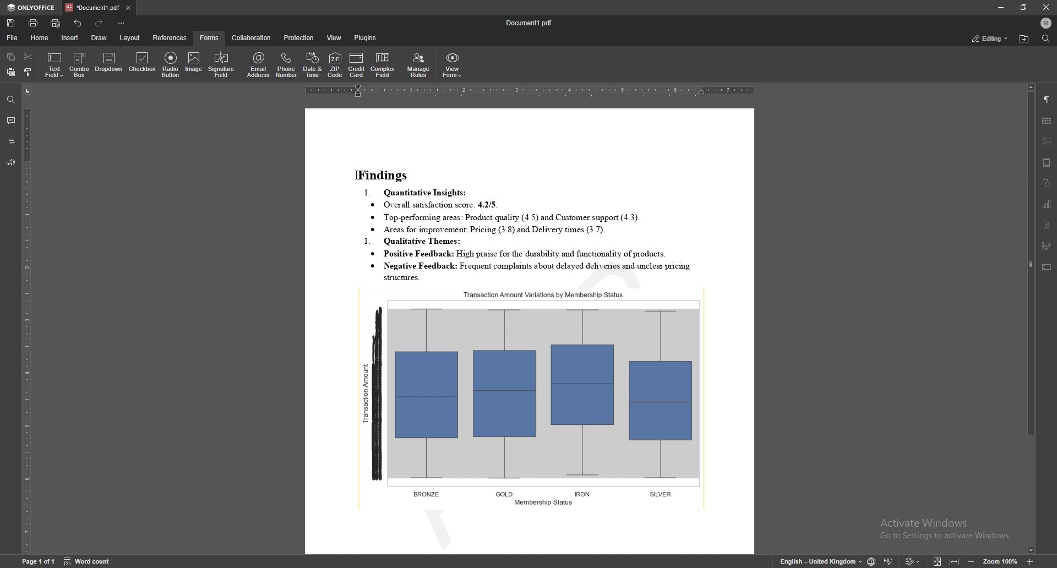  I want to click on copy, so click(11, 57).